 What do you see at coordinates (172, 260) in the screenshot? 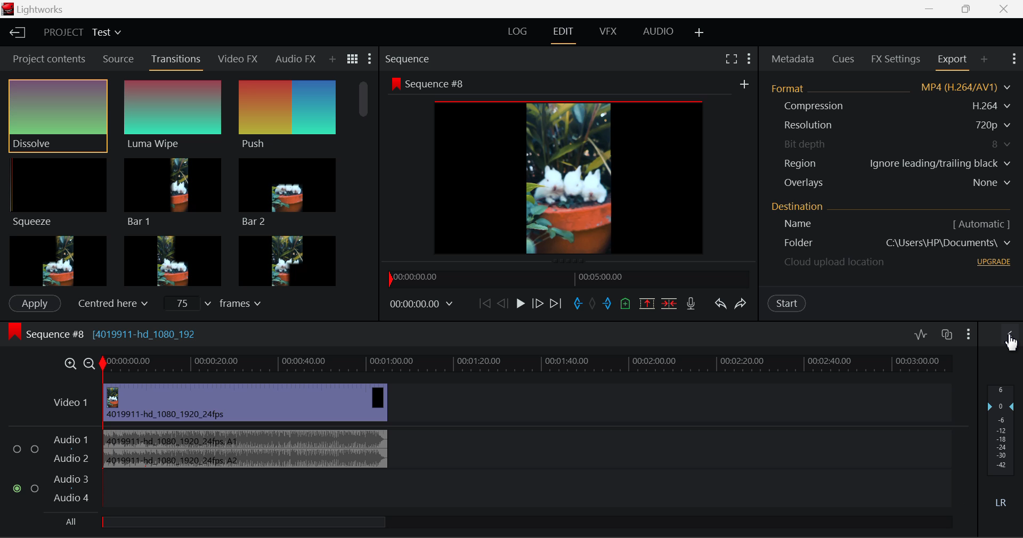
I see `Box 2` at bounding box center [172, 260].